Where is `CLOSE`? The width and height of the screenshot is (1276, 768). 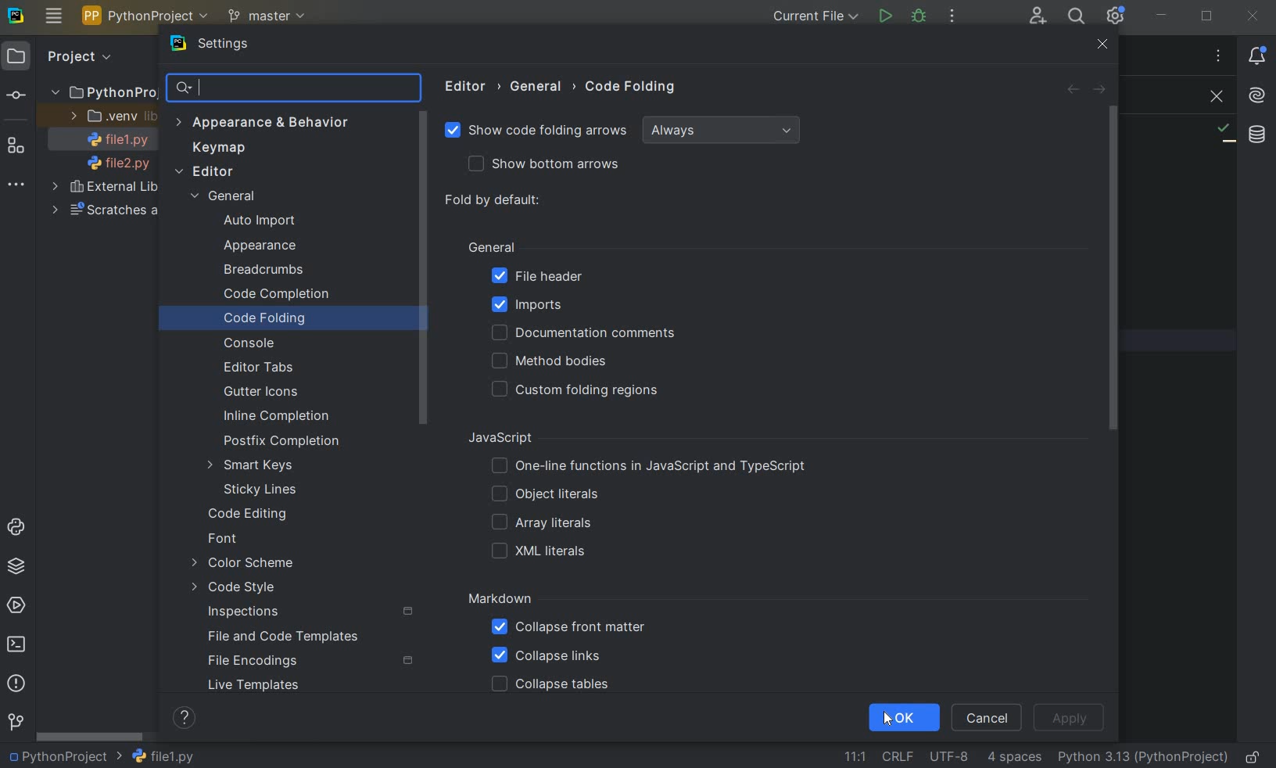 CLOSE is located at coordinates (1213, 97).